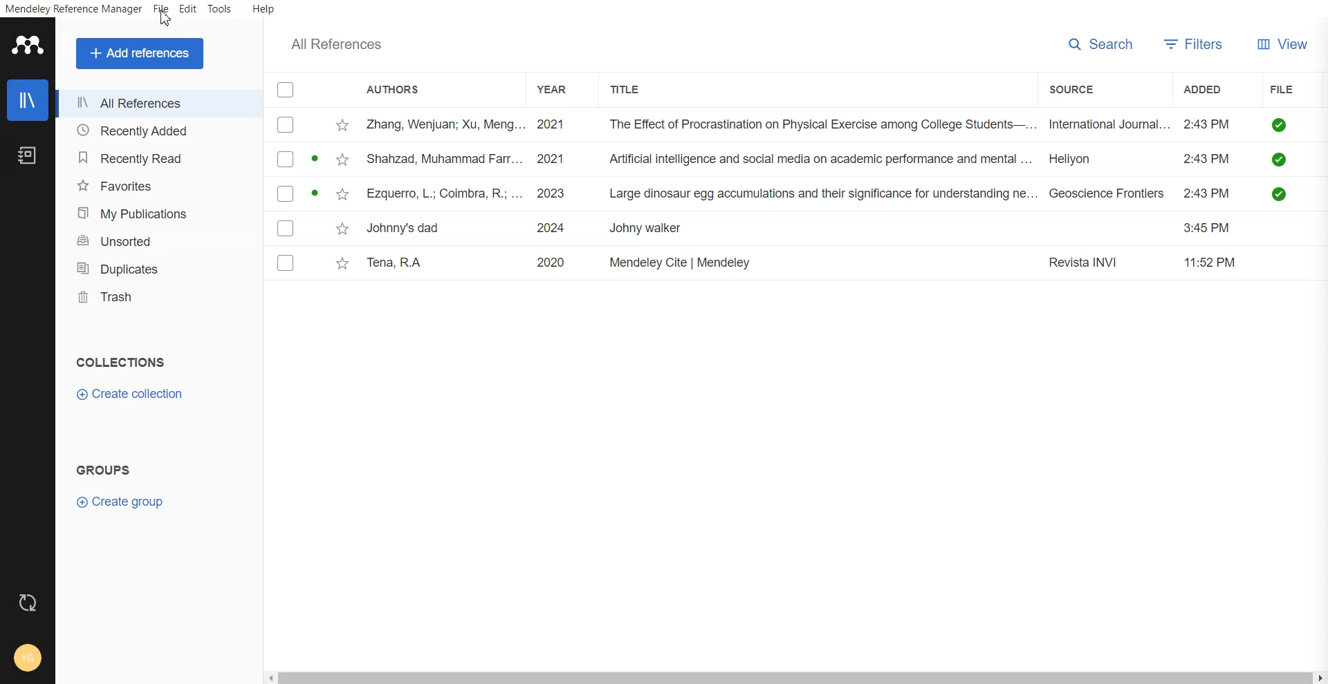 The height and width of the screenshot is (684, 1328). What do you see at coordinates (1110, 124) in the screenshot?
I see `International Journal...` at bounding box center [1110, 124].